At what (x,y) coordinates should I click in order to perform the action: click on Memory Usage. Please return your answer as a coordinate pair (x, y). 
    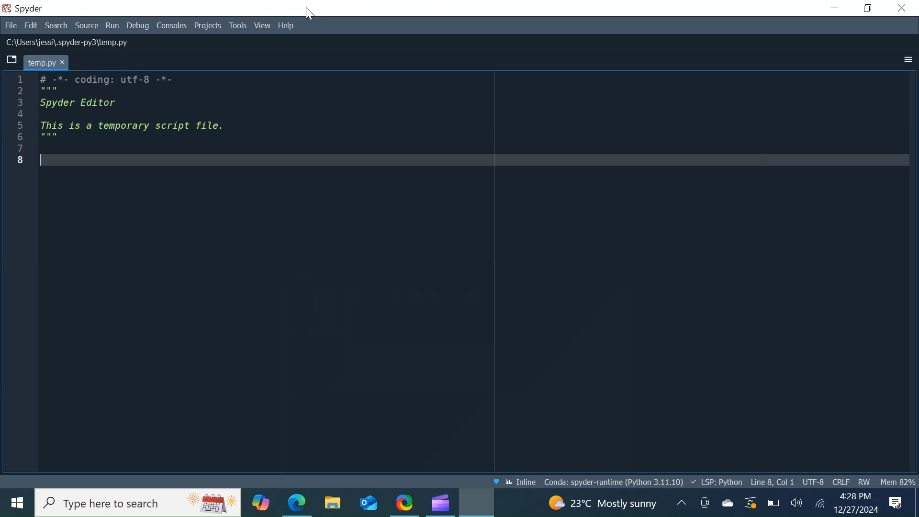
    Looking at the image, I should click on (897, 483).